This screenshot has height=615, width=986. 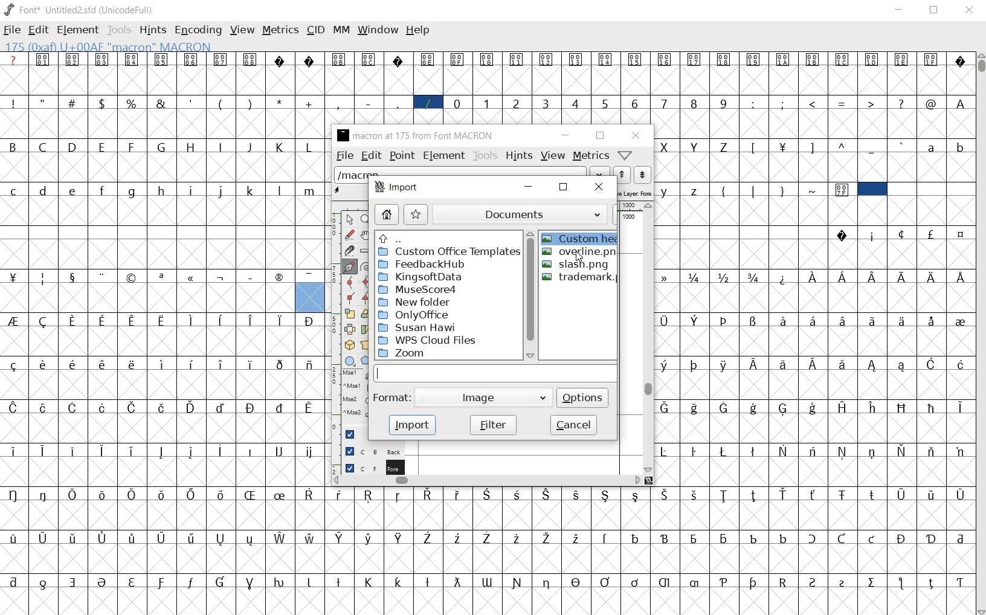 What do you see at coordinates (931, 363) in the screenshot?
I see `Symbol` at bounding box center [931, 363].